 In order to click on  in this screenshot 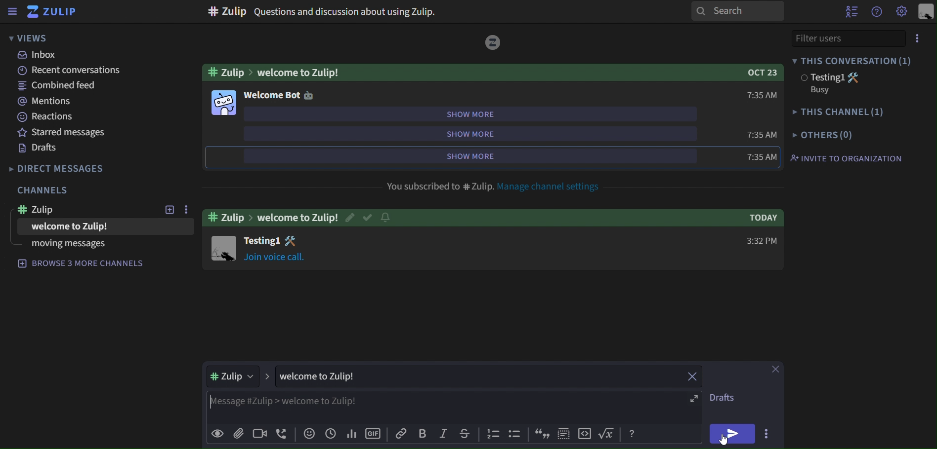, I will do `click(224, 104)`.